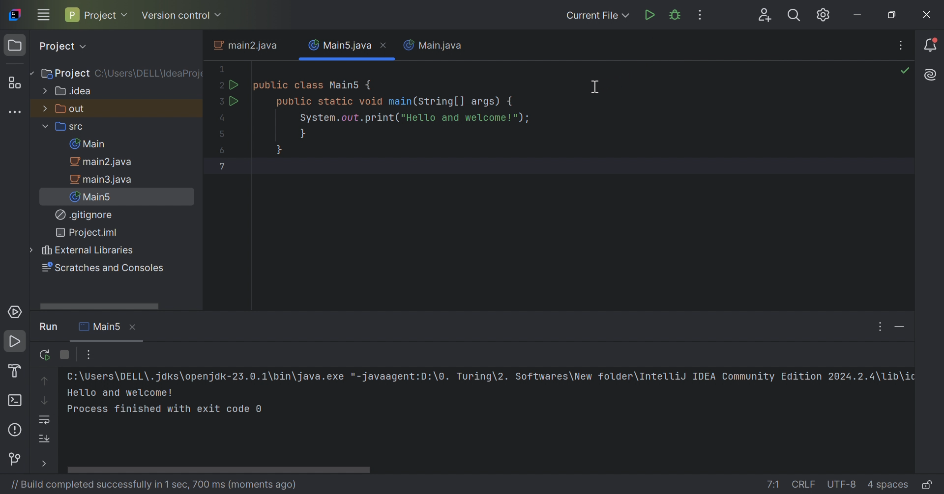 The height and width of the screenshot is (494, 944). I want to click on Project, so click(96, 14).